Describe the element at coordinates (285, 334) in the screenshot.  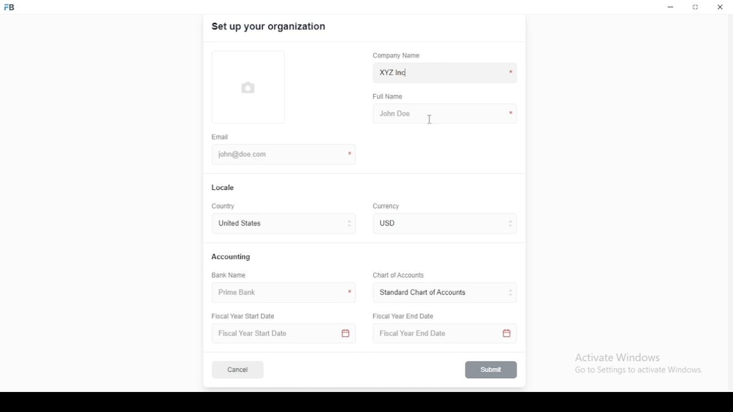
I see `Fiscal Year Start Date` at that location.